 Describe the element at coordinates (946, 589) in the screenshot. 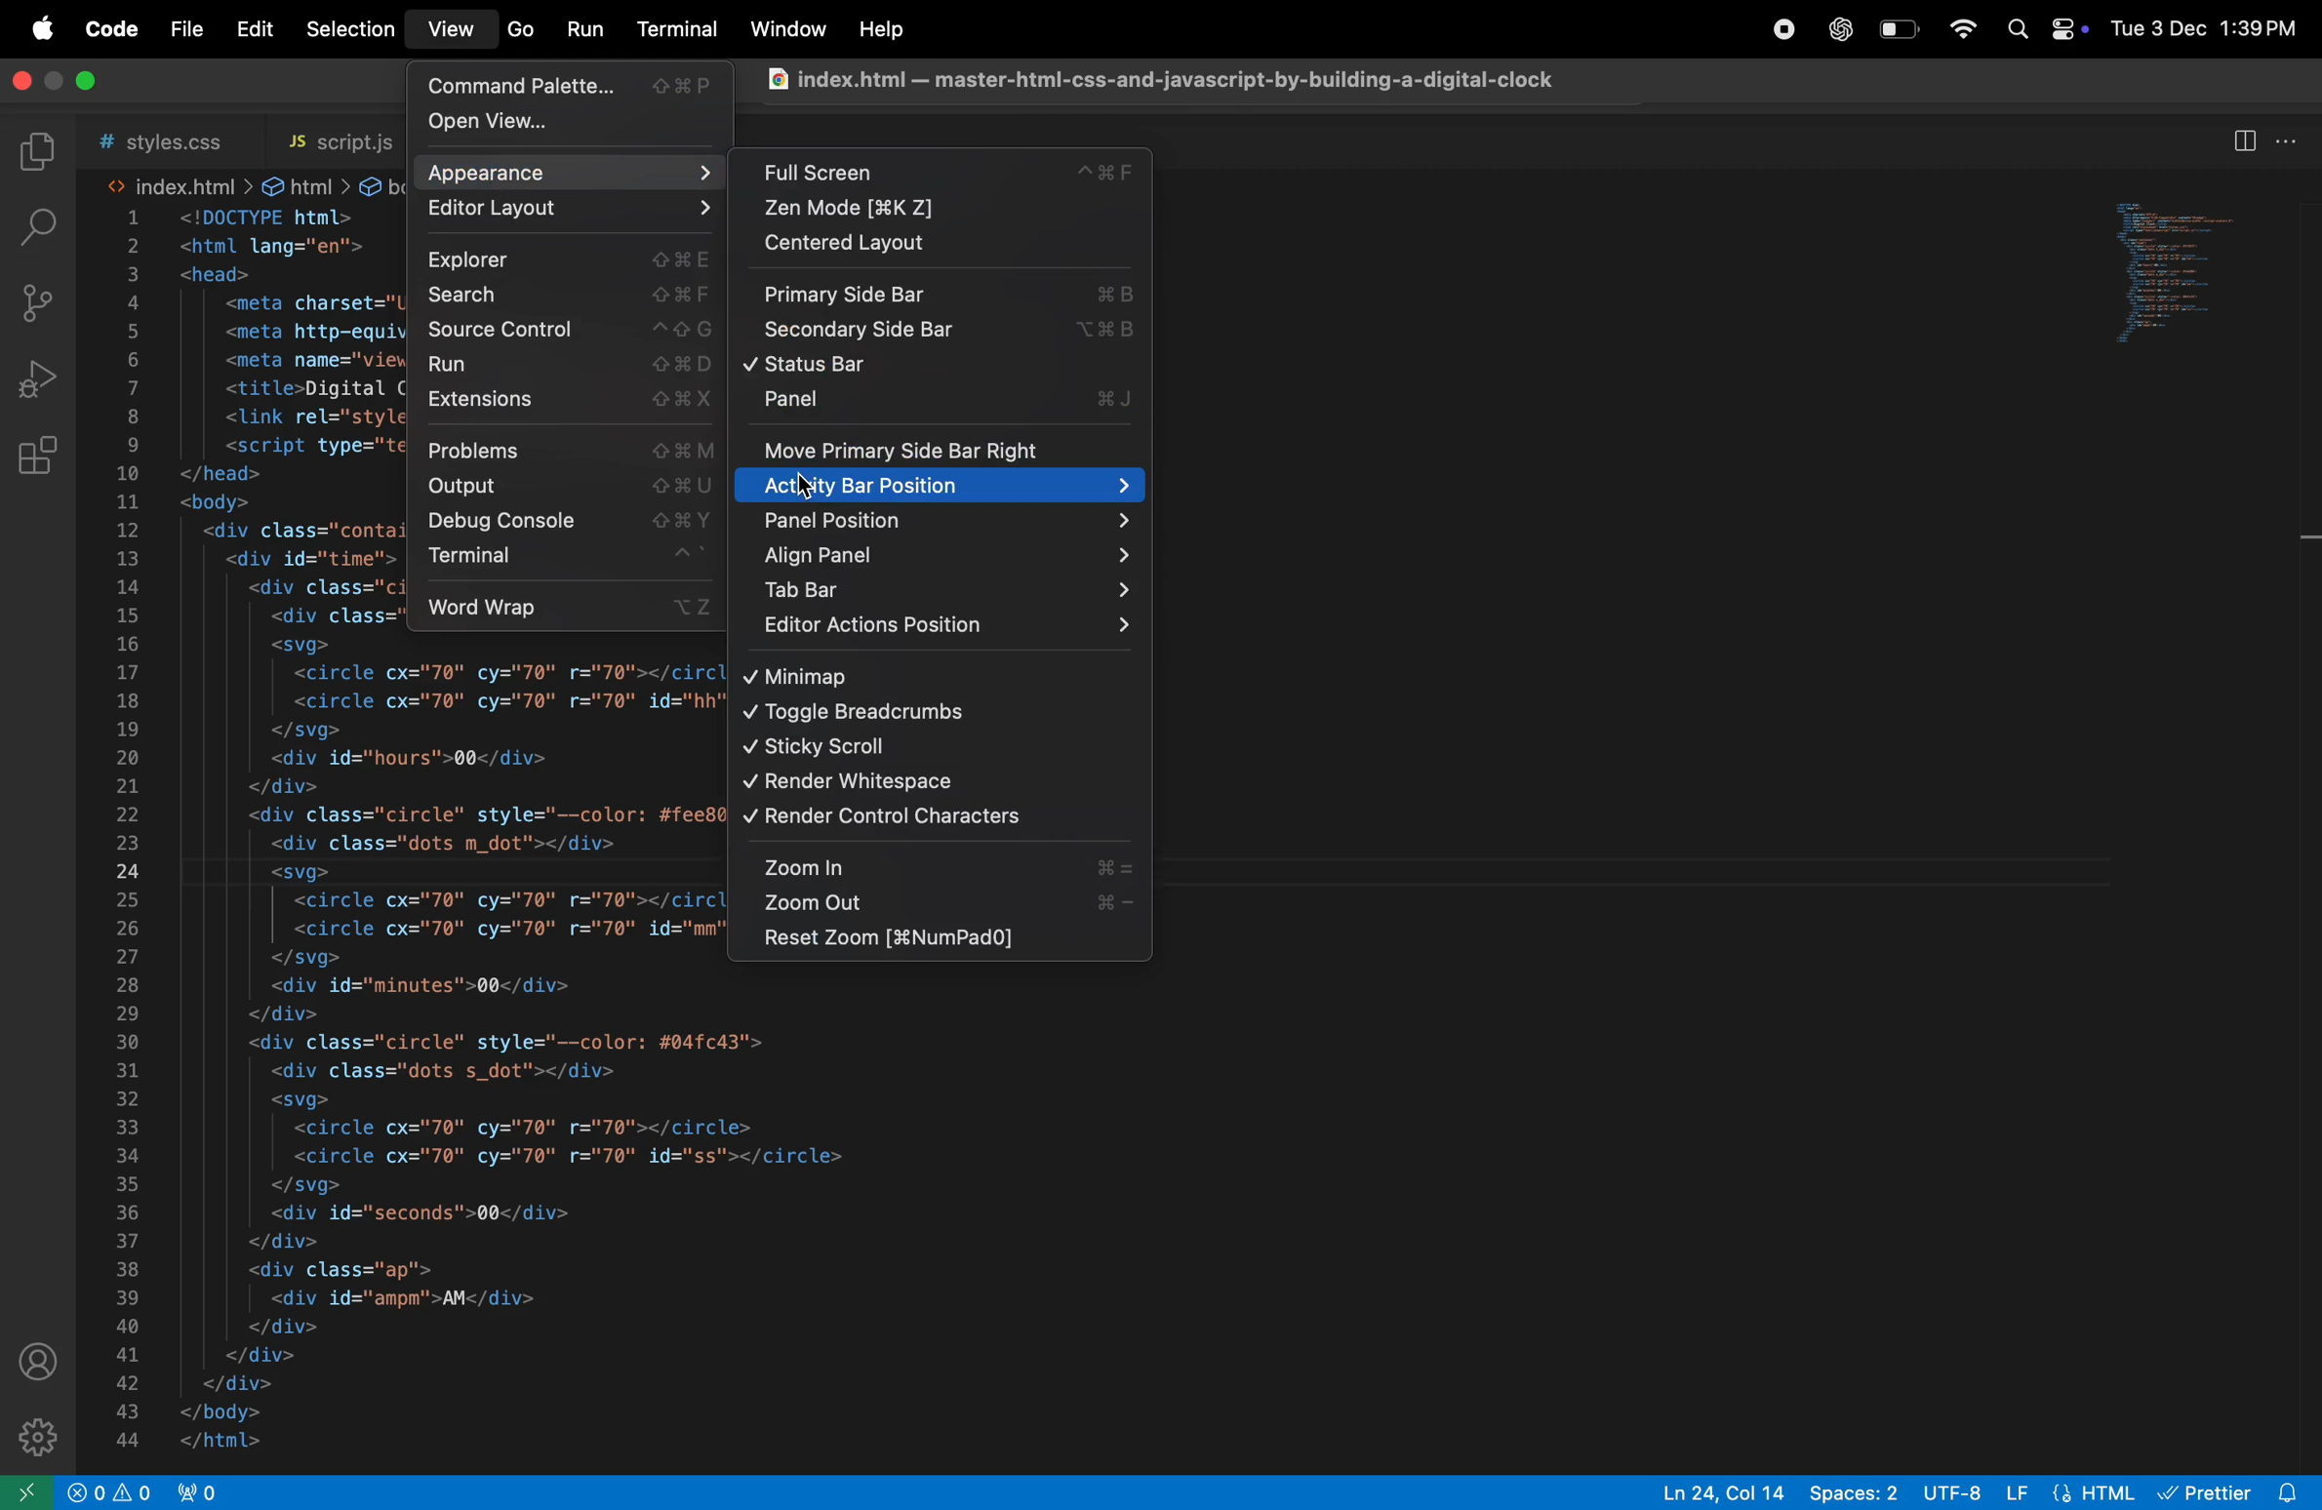

I see `tab bar` at that location.